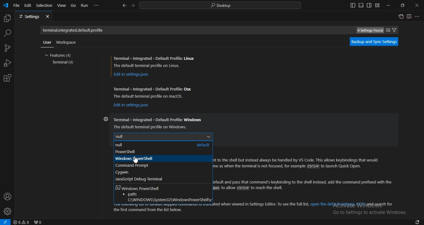 Image resolution: width=424 pixels, height=225 pixels. I want to click on Search settings, so click(225, 30).